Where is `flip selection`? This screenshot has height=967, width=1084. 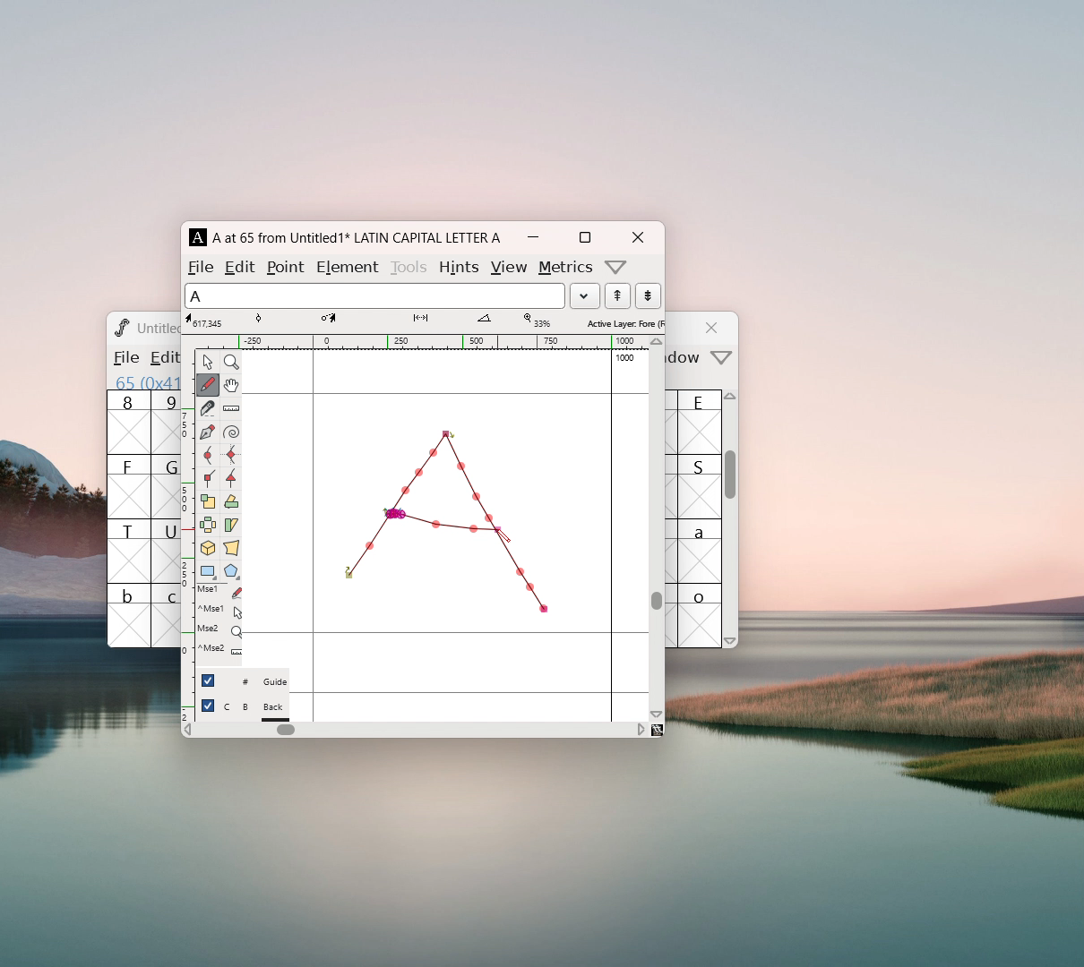 flip selection is located at coordinates (208, 527).